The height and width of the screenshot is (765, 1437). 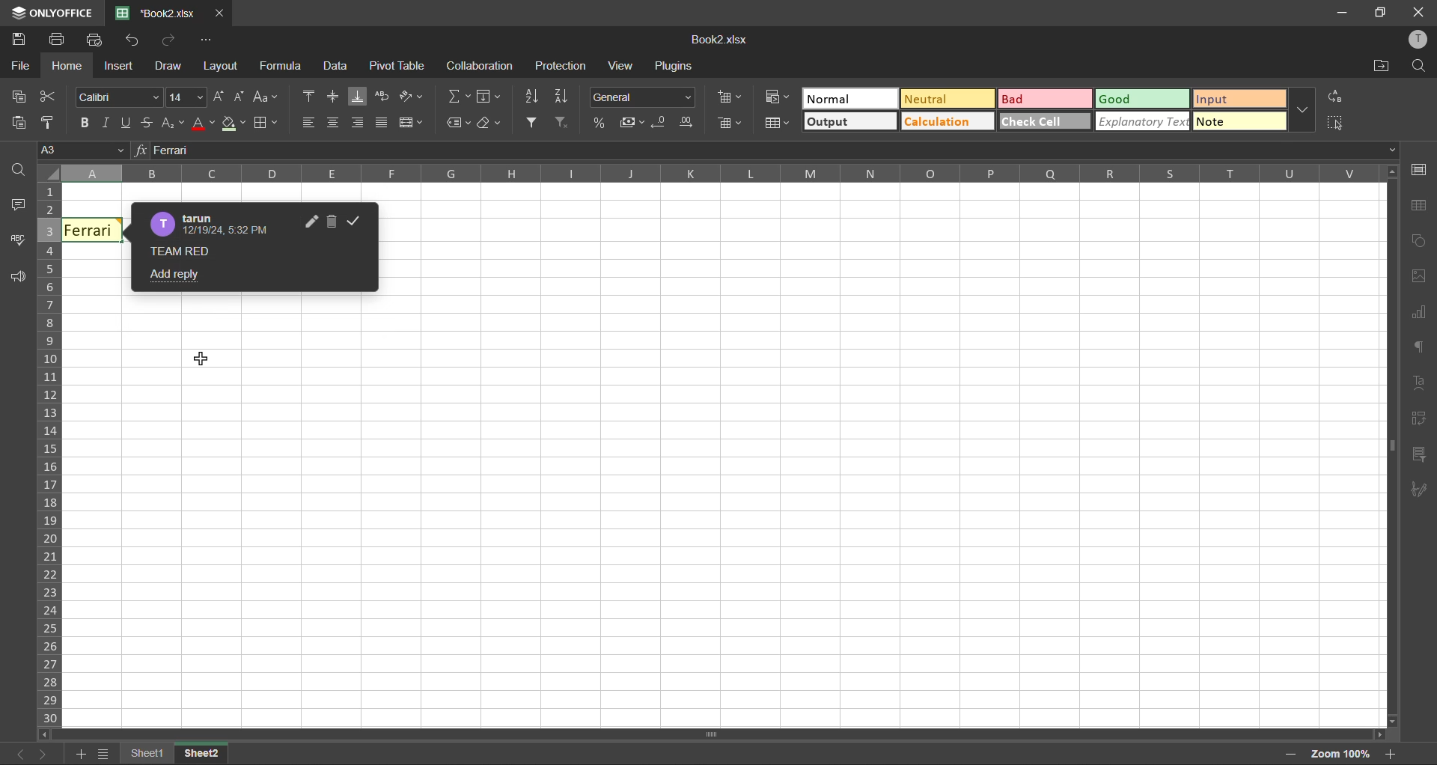 What do you see at coordinates (171, 41) in the screenshot?
I see `redo` at bounding box center [171, 41].